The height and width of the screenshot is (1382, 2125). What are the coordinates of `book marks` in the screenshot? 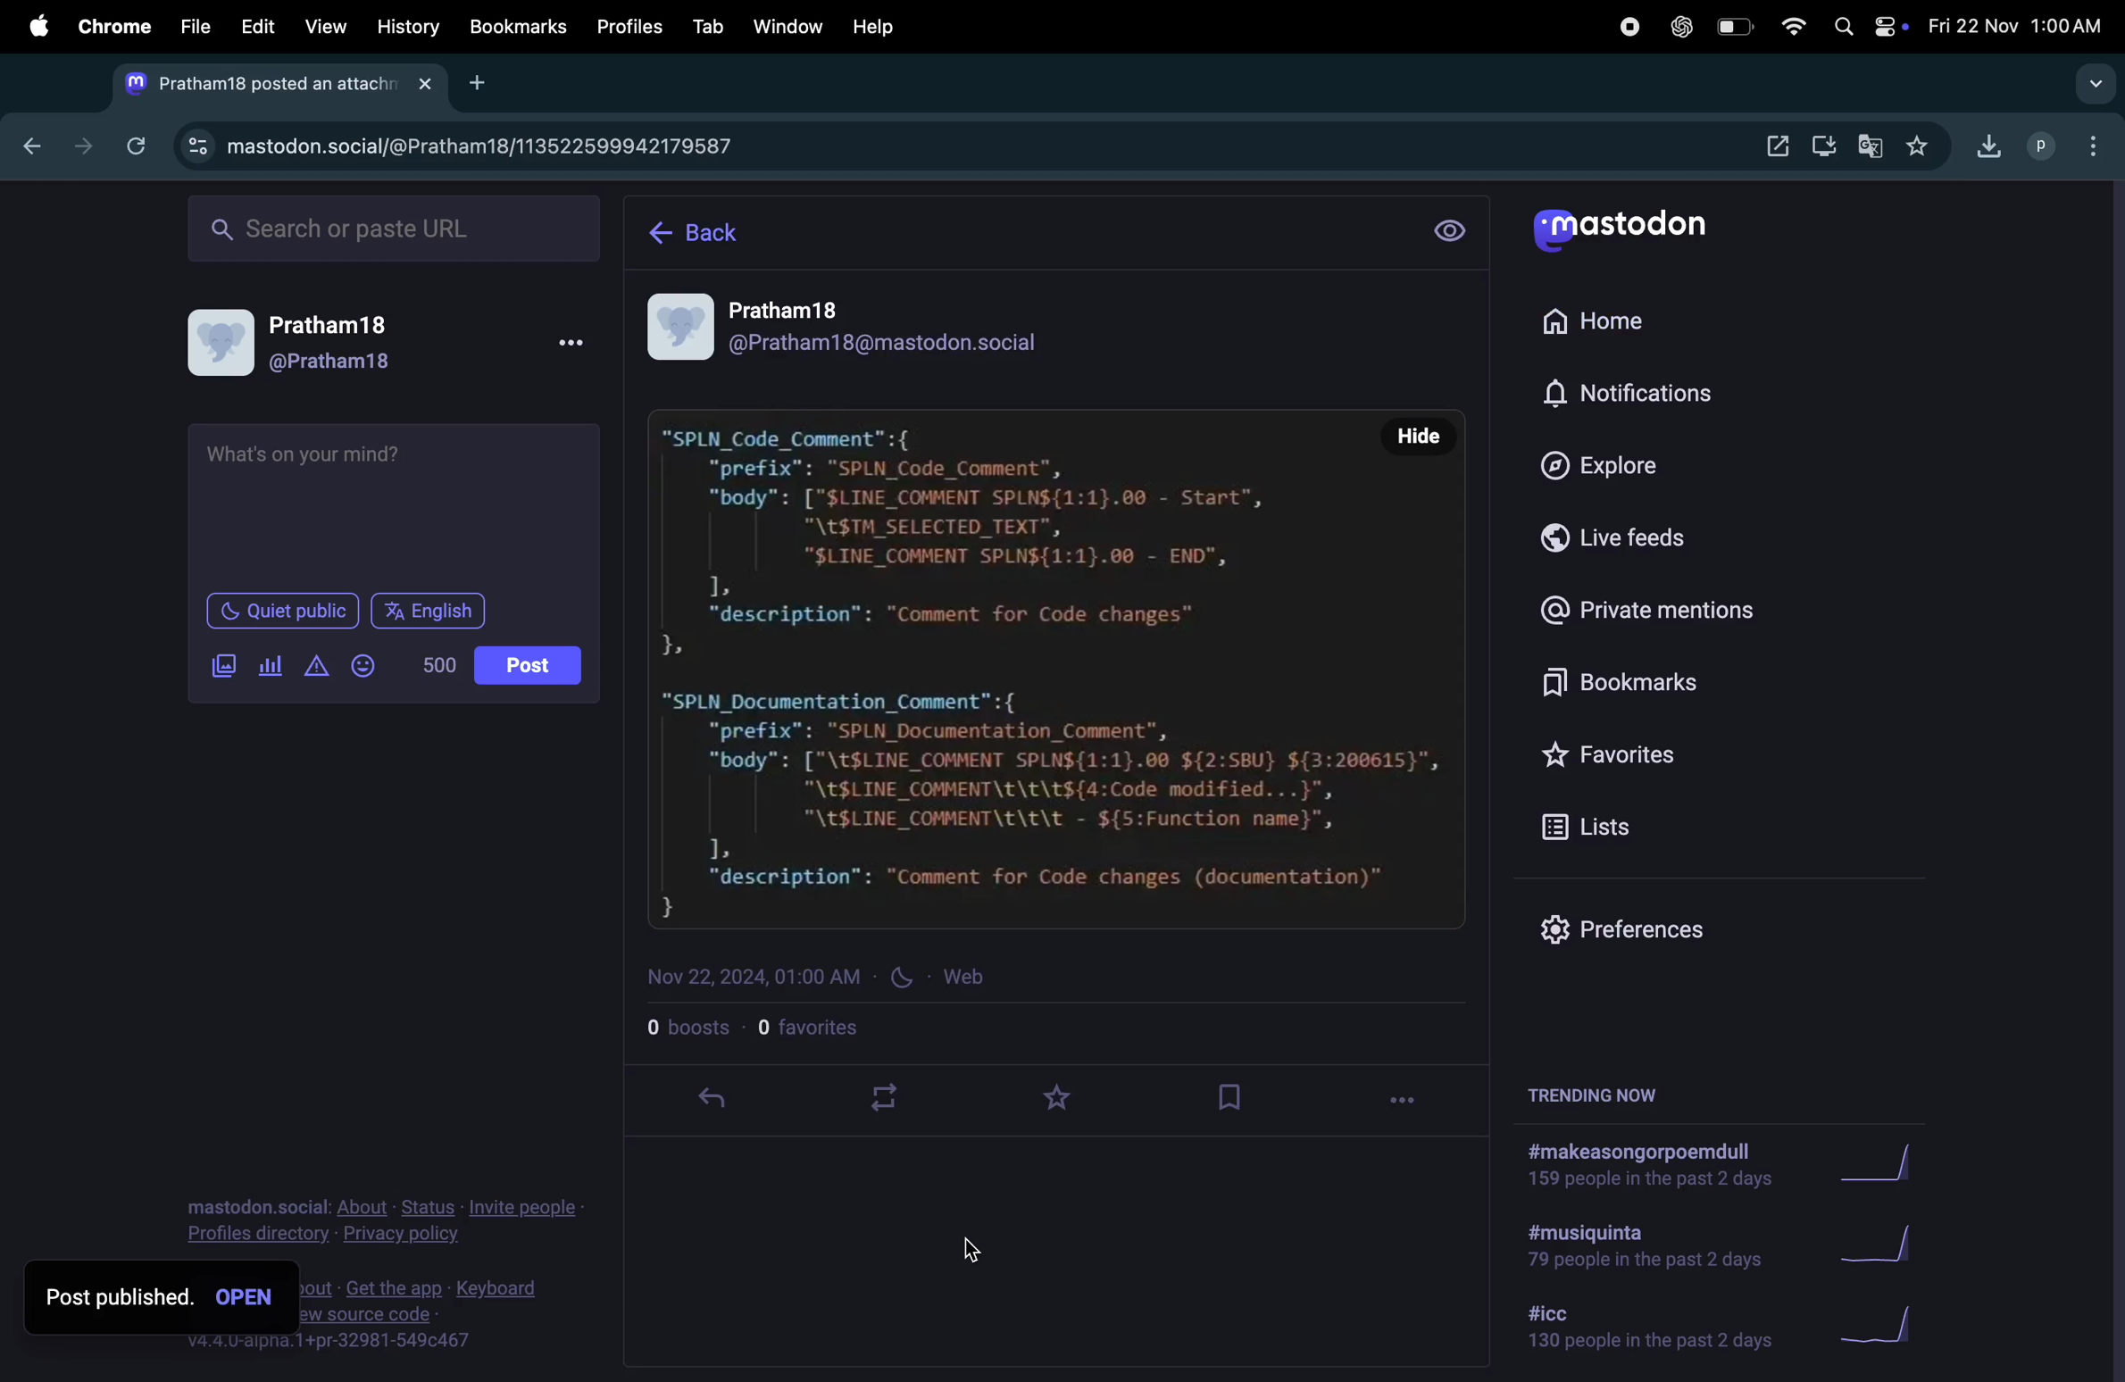 It's located at (519, 29).